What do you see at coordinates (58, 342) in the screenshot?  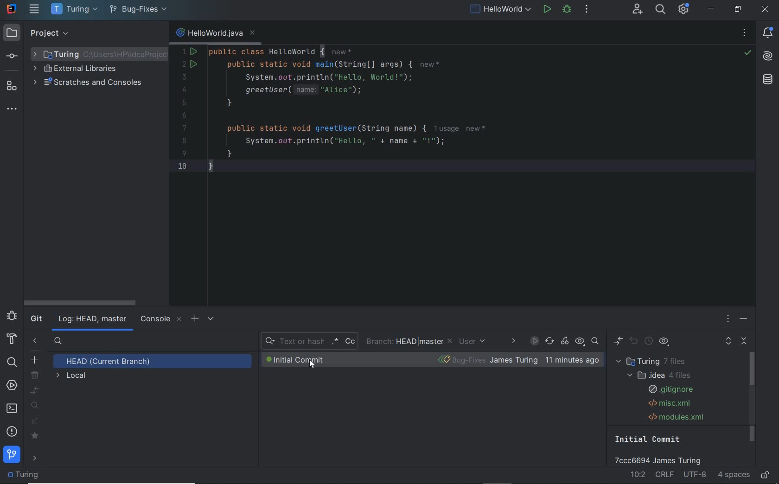 I see `searh` at bounding box center [58, 342].